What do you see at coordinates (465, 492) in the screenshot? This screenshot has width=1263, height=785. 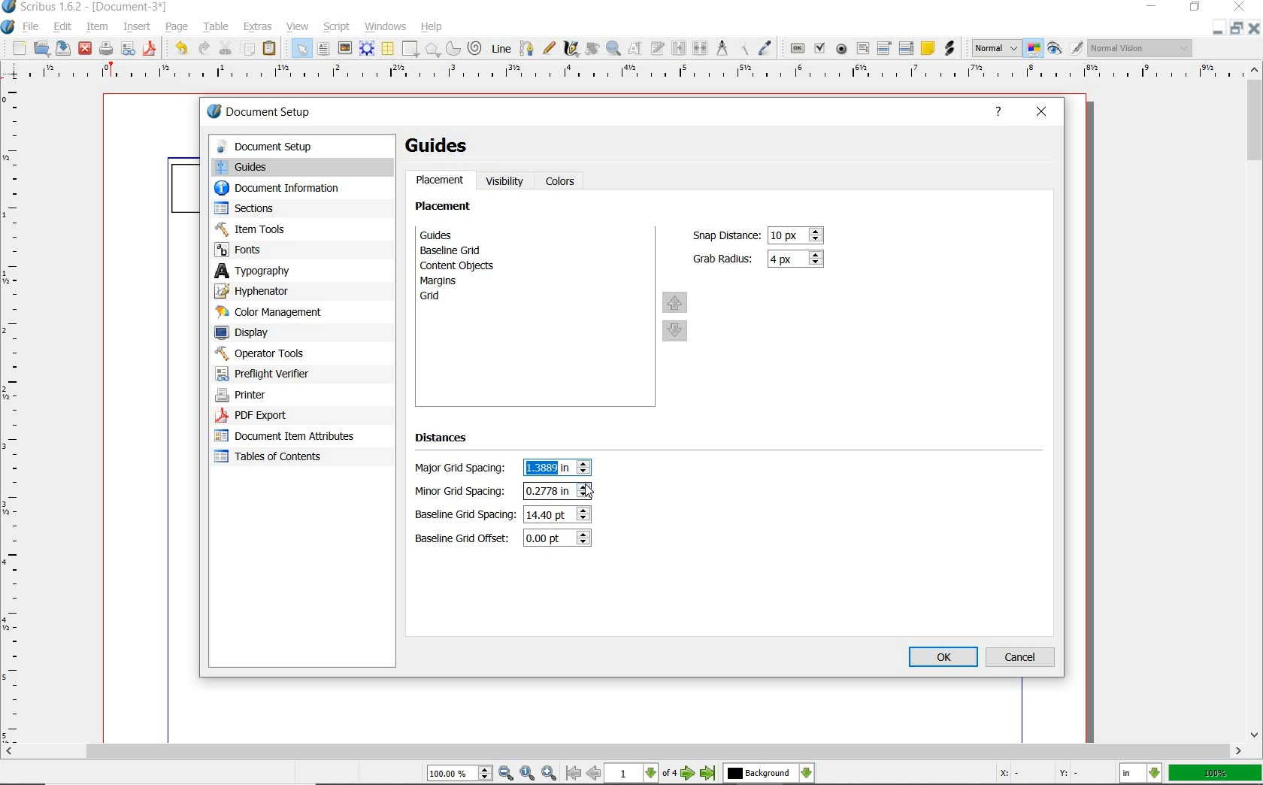 I see `Minor Grid Spacing:` at bounding box center [465, 492].